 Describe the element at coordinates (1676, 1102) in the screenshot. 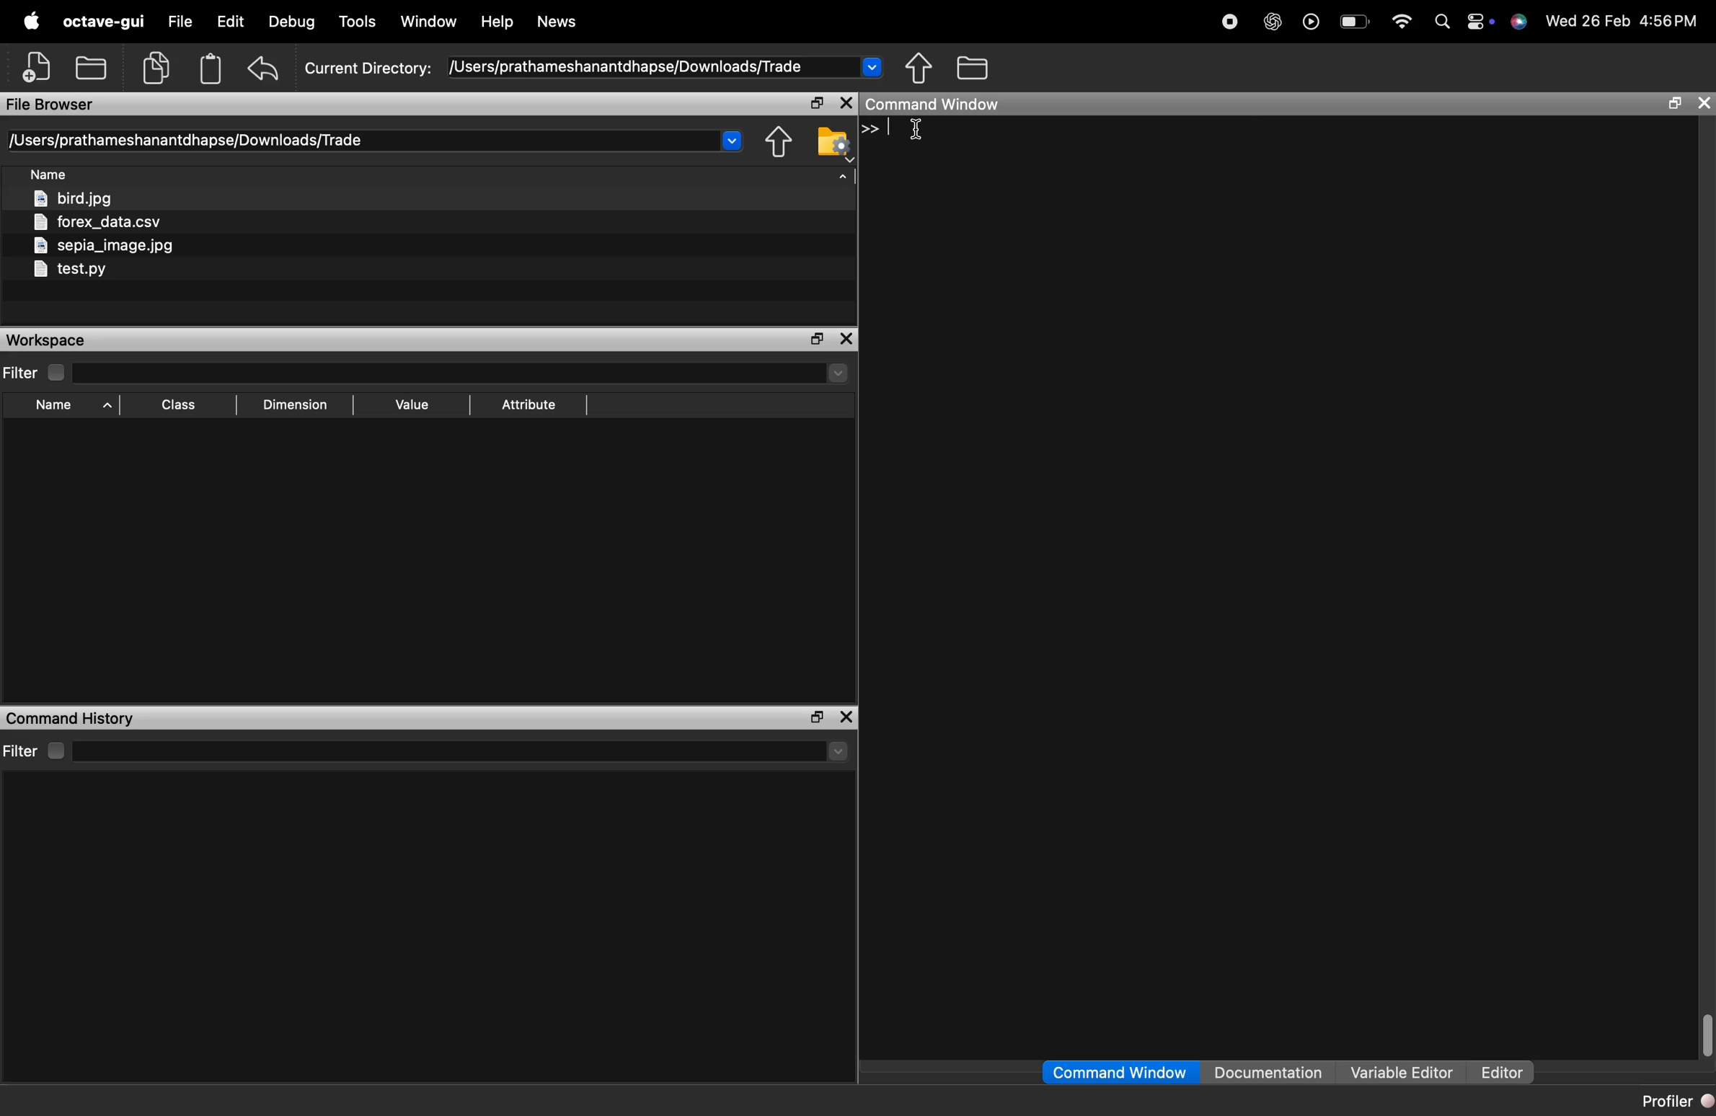

I see `Profiler` at that location.